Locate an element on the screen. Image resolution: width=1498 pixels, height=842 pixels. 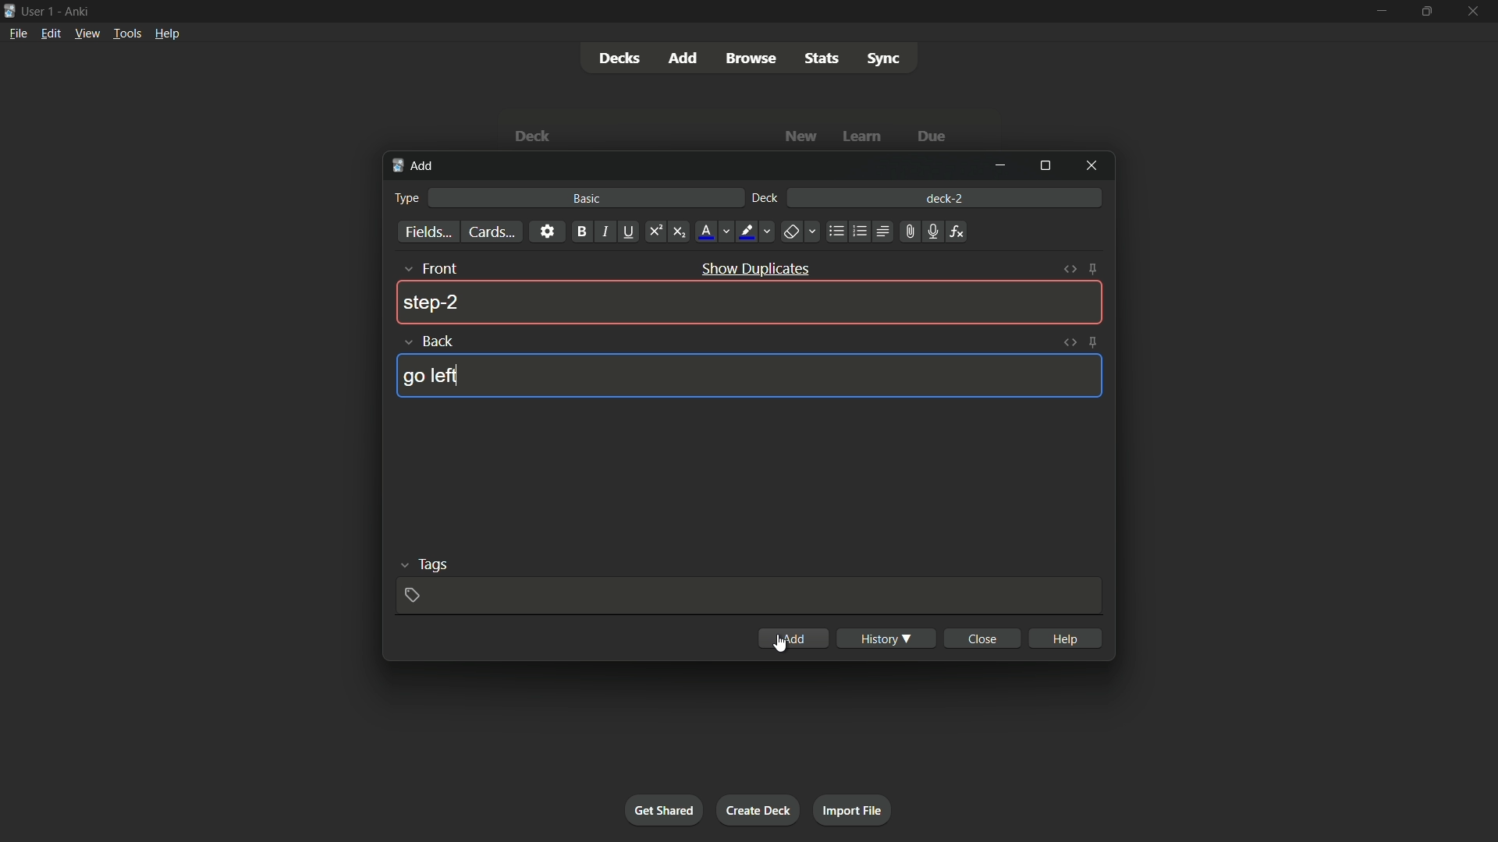
bold is located at coordinates (580, 232).